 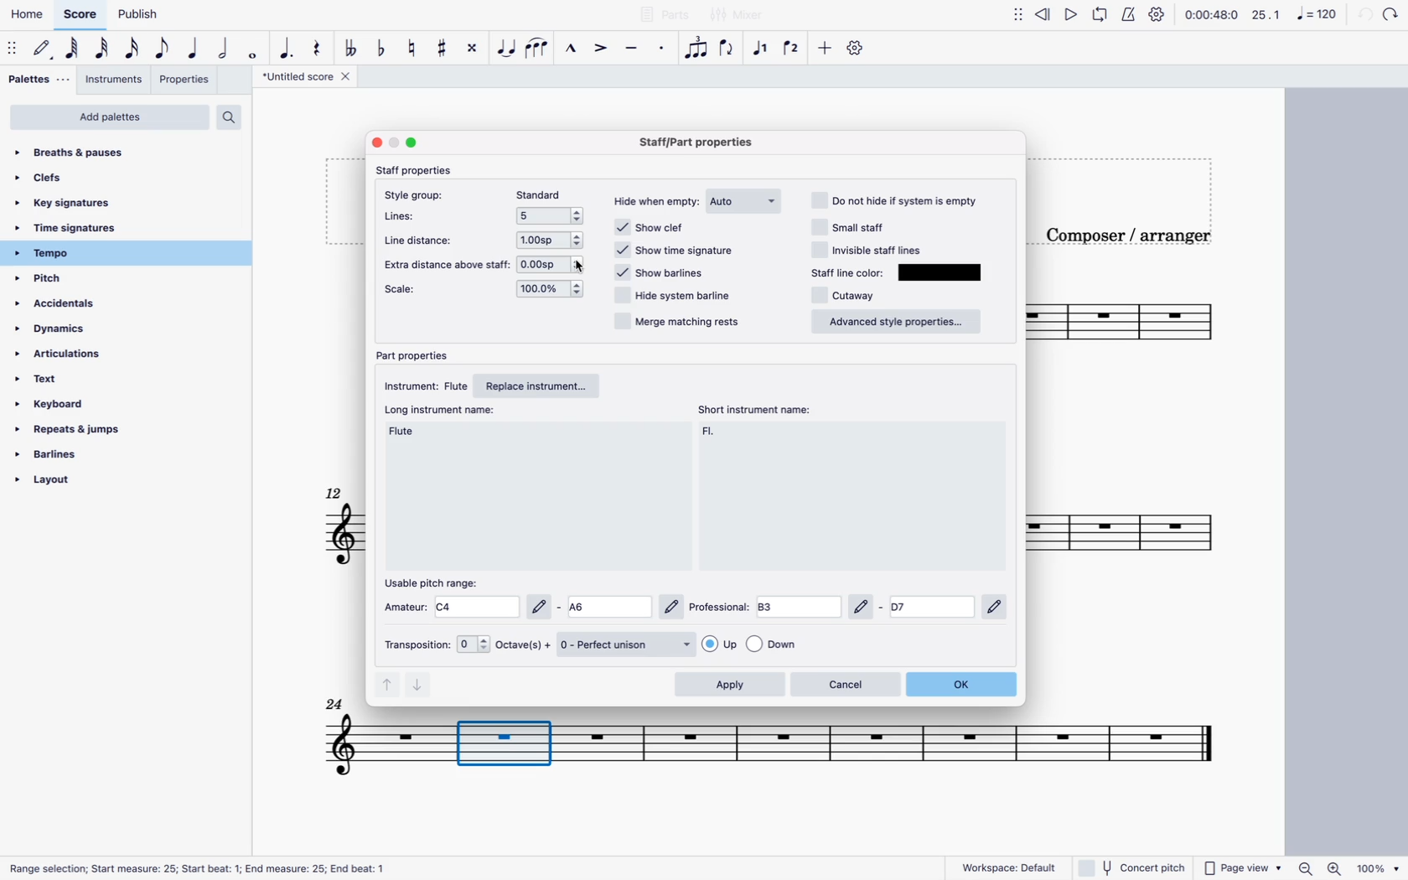 I want to click on layout, so click(x=77, y=481).